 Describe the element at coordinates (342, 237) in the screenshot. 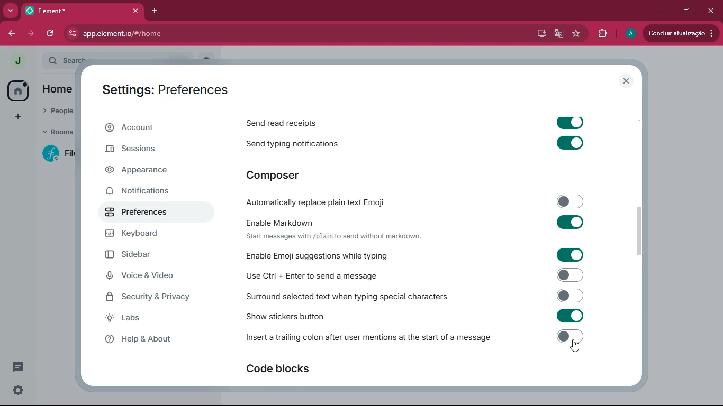

I see `‘Start messages with /plain to send without markdown.` at that location.